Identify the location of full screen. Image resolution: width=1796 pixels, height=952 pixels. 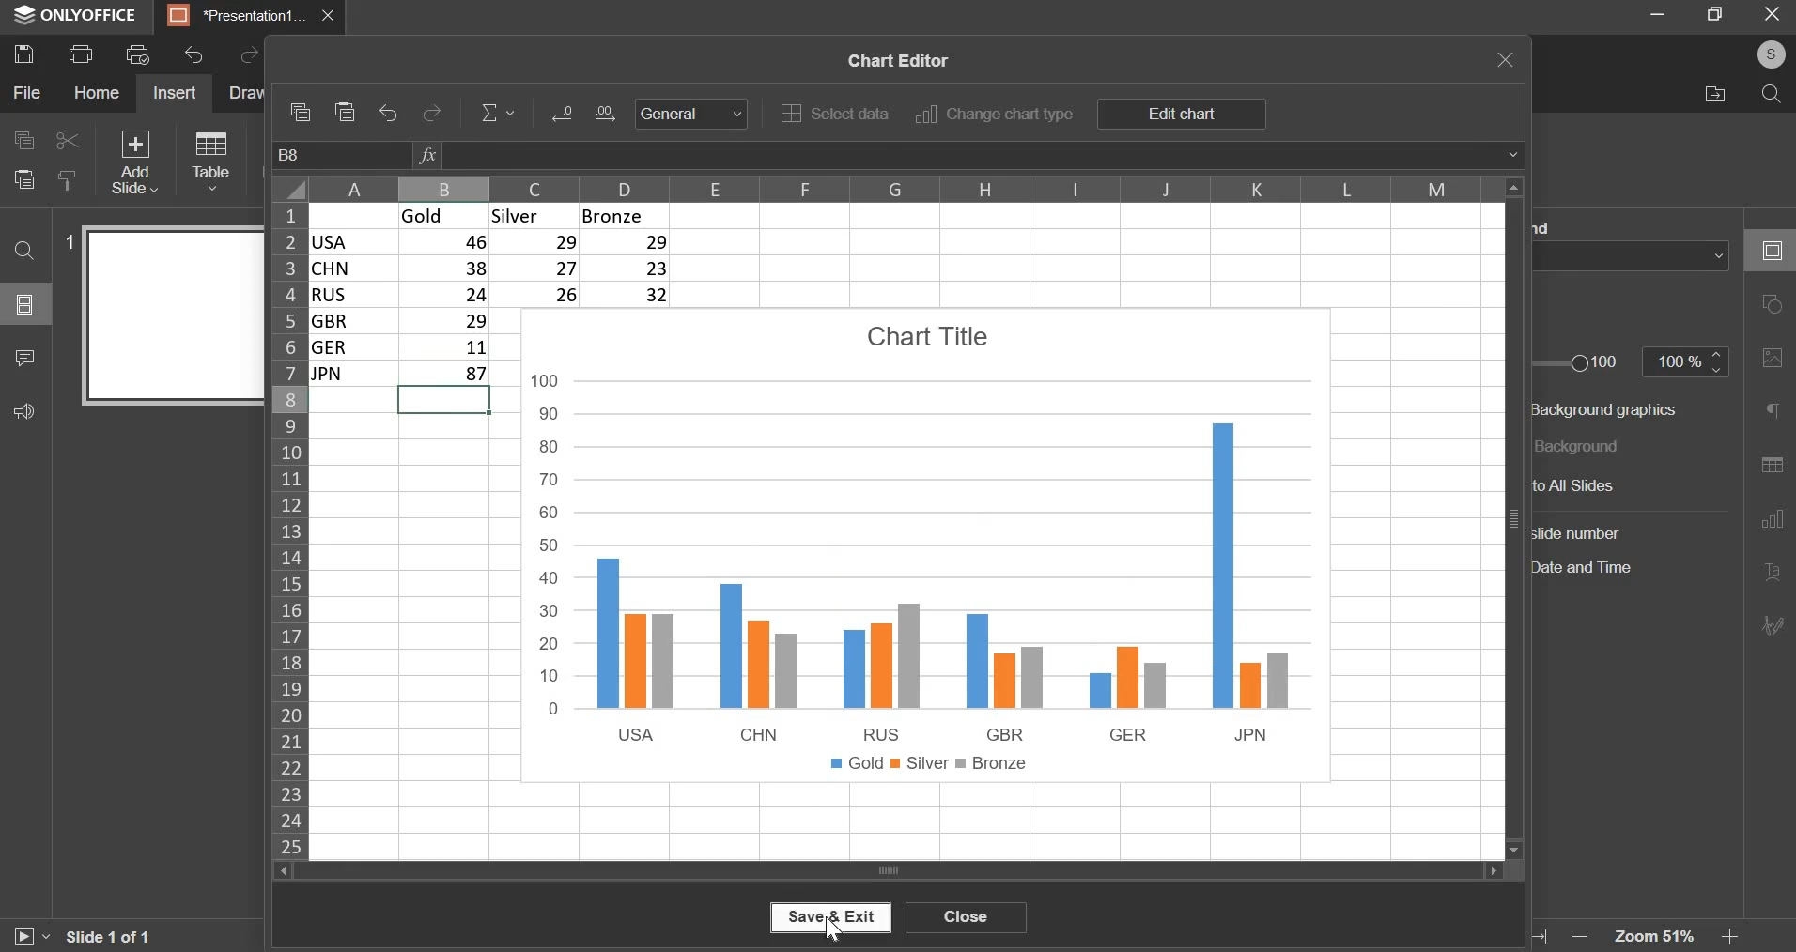
(1714, 13).